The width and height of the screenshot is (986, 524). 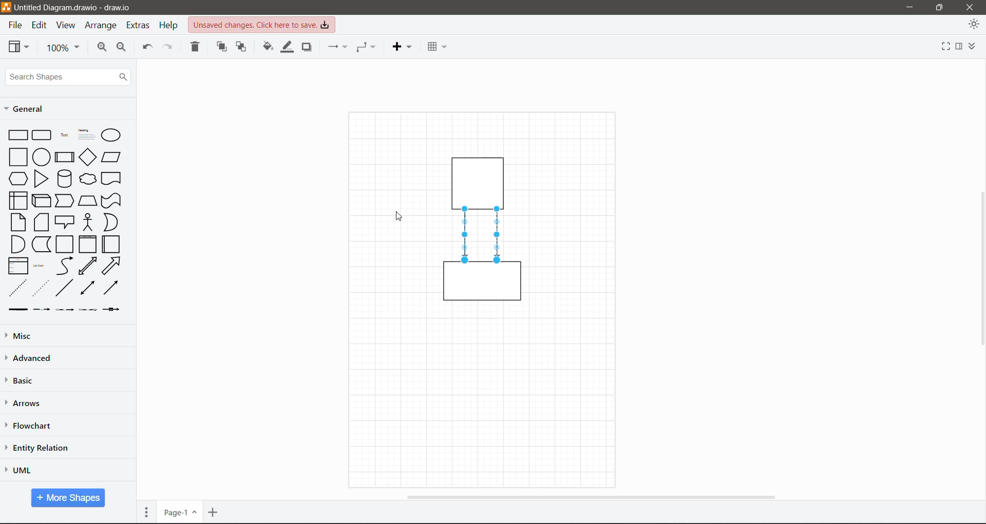 What do you see at coordinates (41, 200) in the screenshot?
I see `Cube` at bounding box center [41, 200].